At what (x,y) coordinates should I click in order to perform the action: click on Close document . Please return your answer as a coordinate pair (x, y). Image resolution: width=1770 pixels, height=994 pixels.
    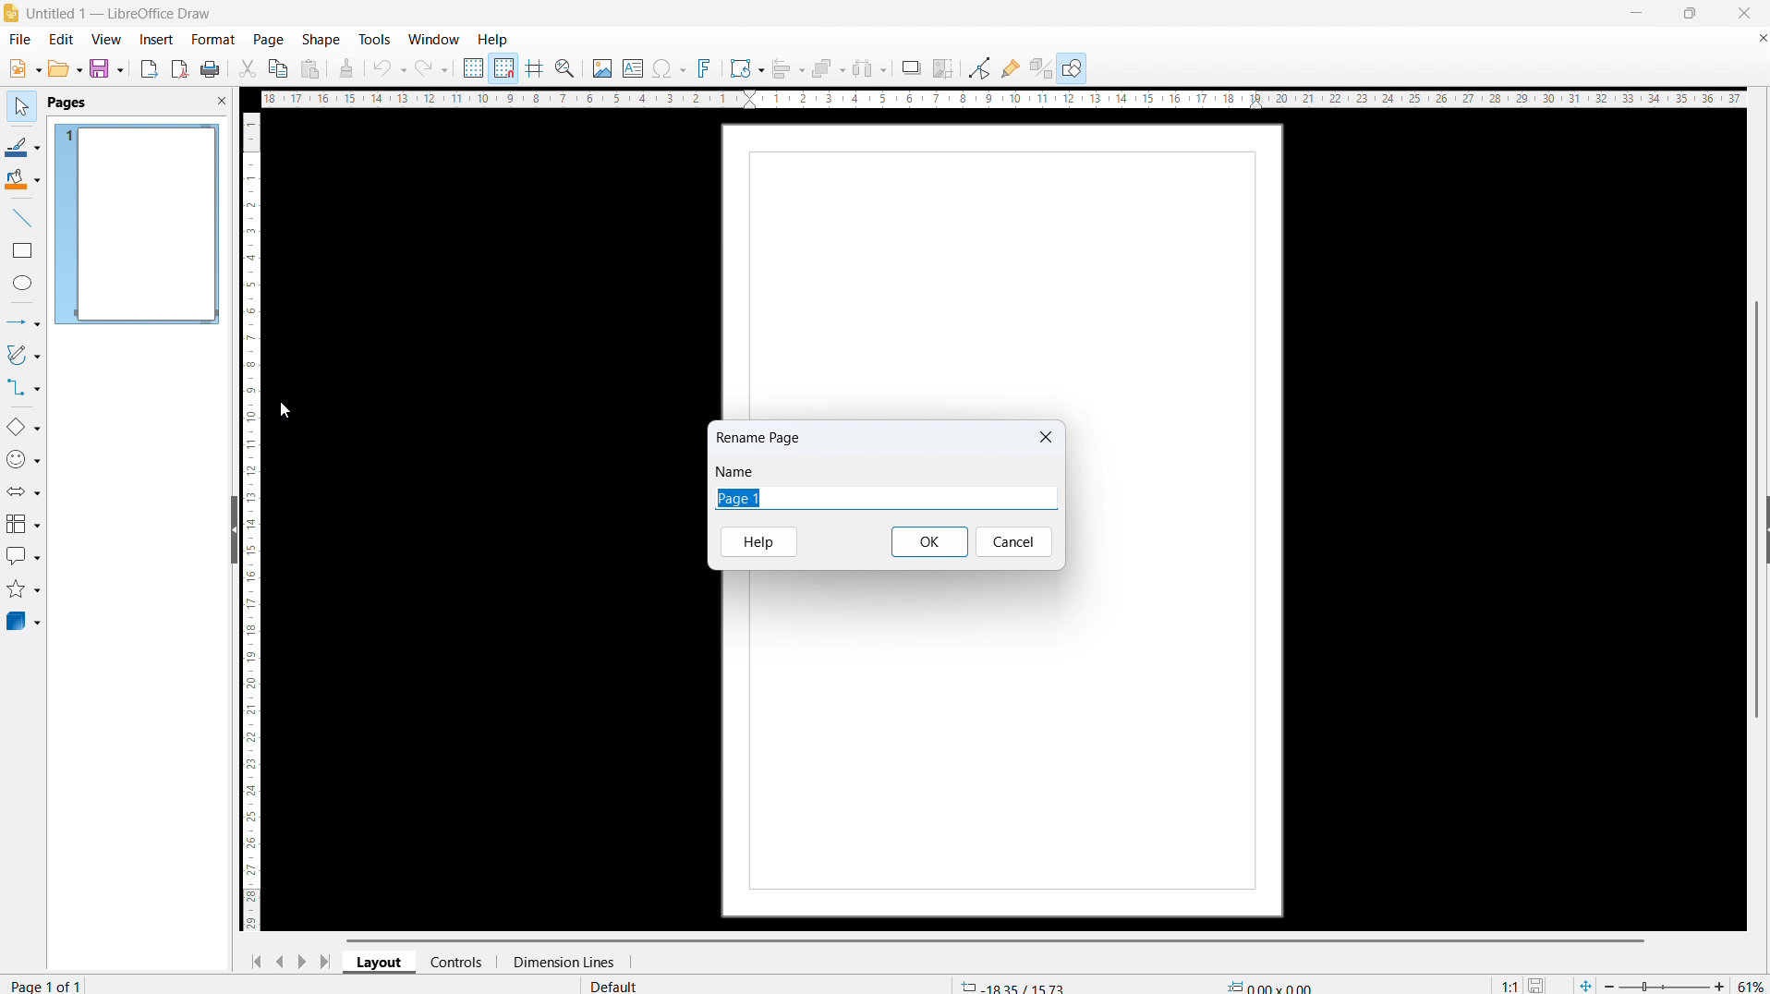
    Looking at the image, I should click on (1759, 36).